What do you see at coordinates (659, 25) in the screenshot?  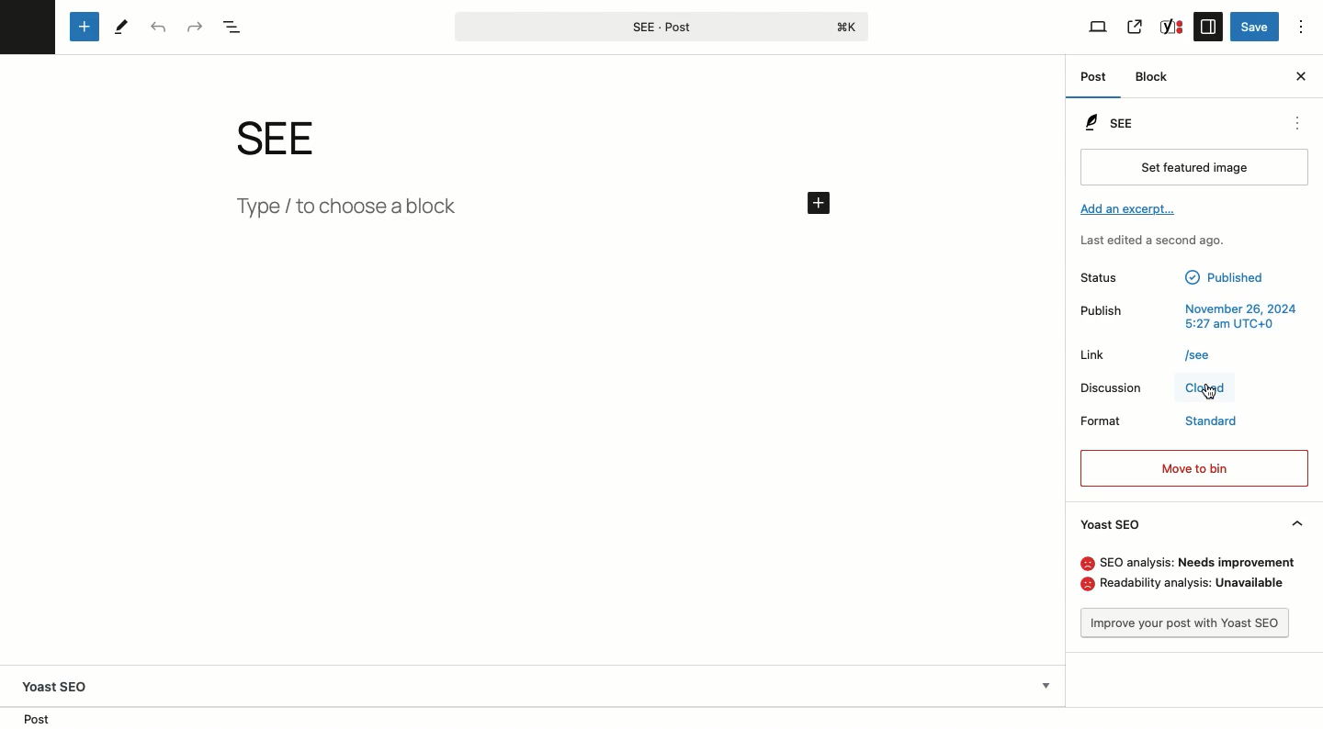 I see `SEE-Post` at bounding box center [659, 25].